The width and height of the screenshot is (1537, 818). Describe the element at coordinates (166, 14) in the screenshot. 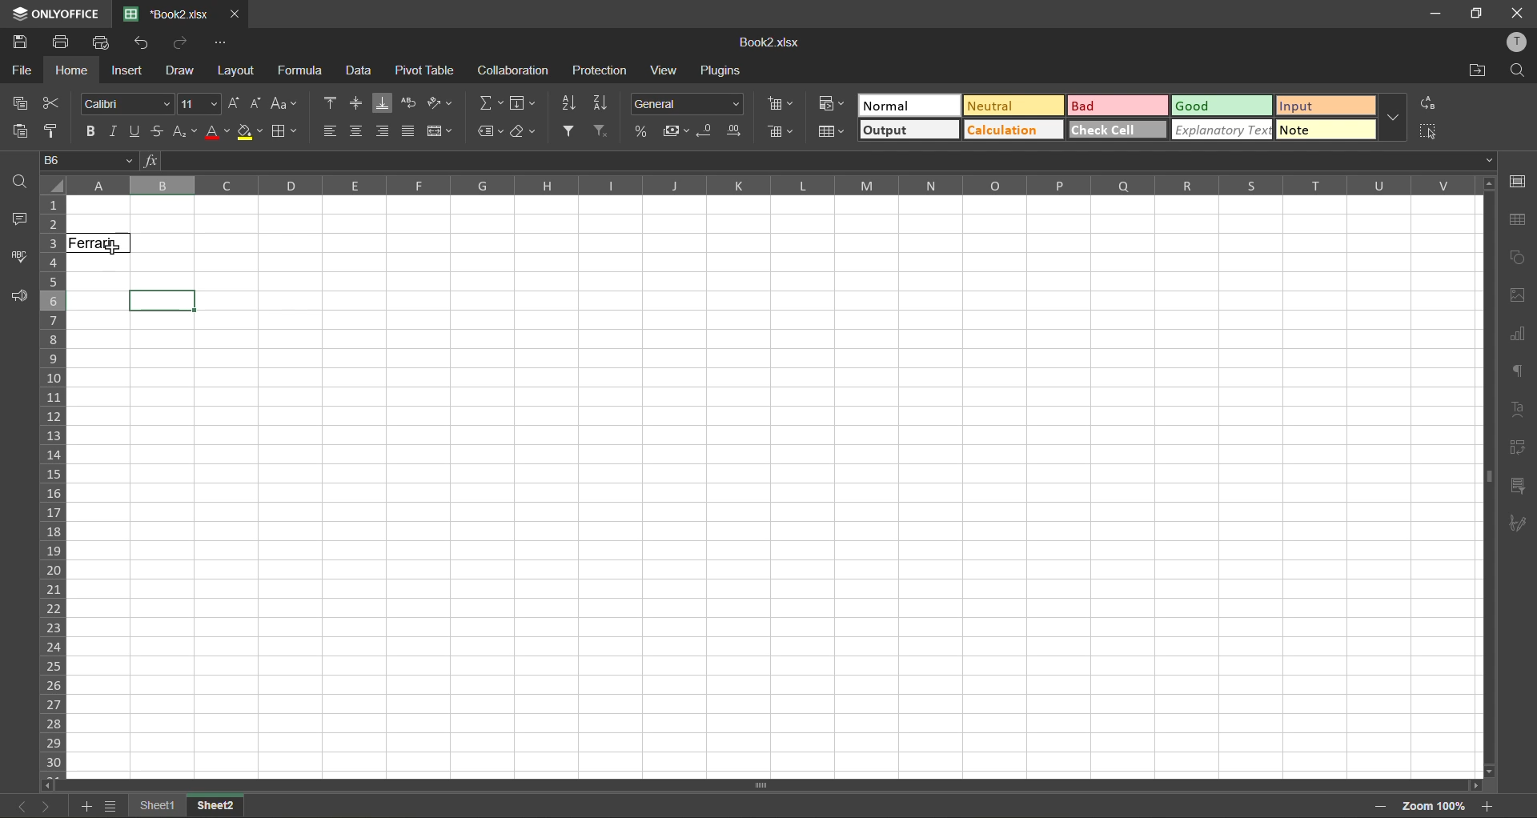

I see `file name` at that location.